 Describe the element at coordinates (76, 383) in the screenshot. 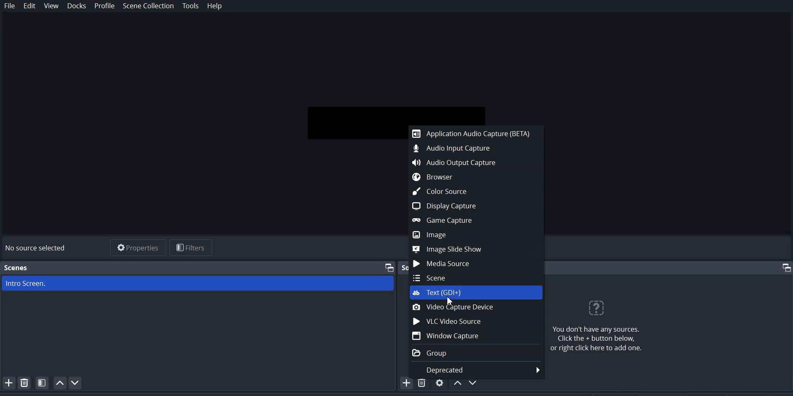

I see `Move scene Down` at that location.